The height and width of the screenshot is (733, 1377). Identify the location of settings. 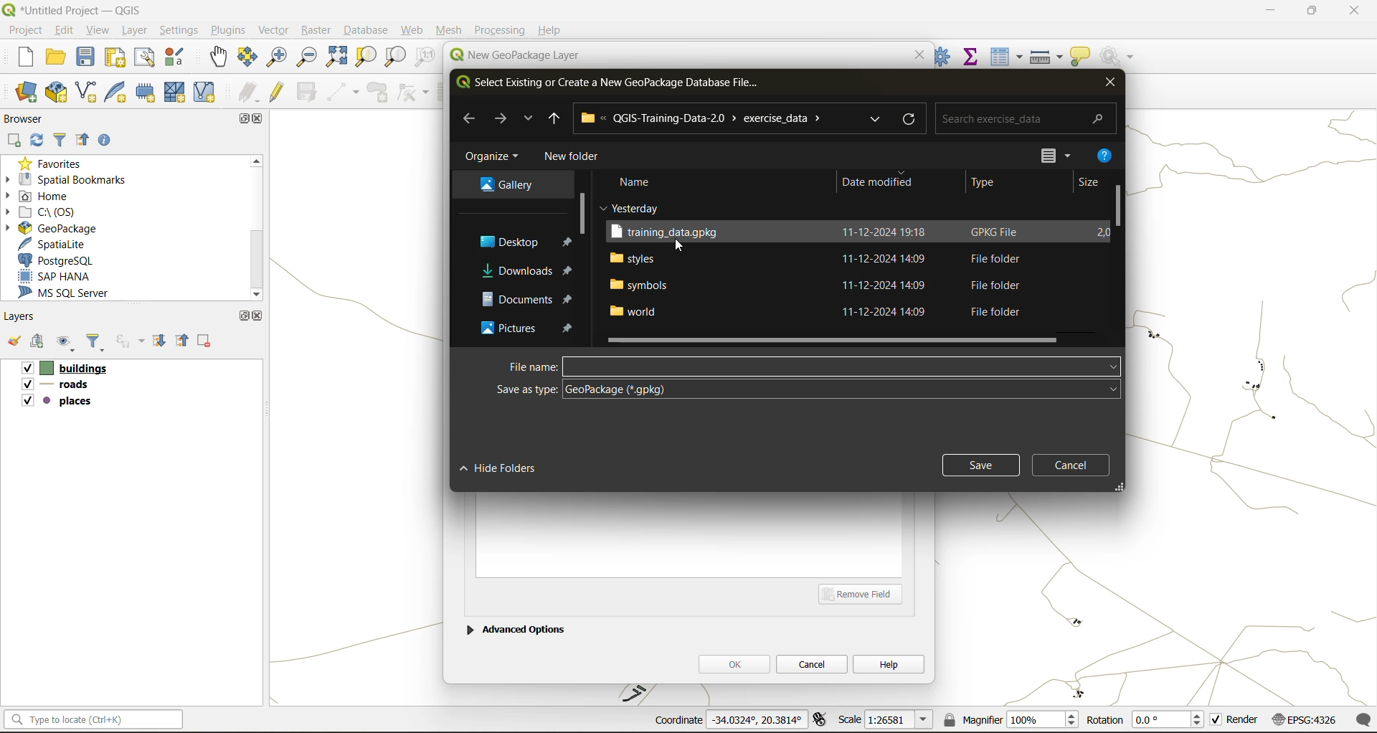
(179, 30).